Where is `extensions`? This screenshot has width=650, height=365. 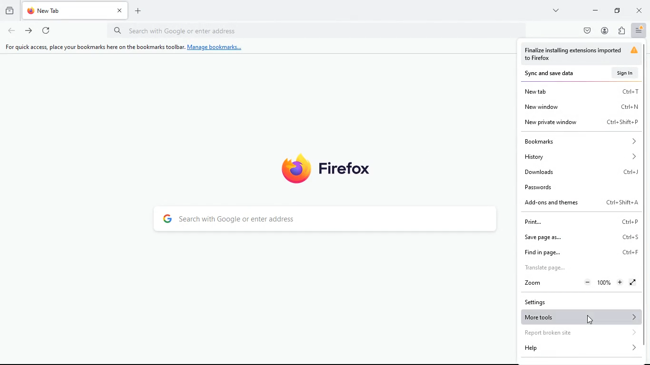 extensions is located at coordinates (622, 31).